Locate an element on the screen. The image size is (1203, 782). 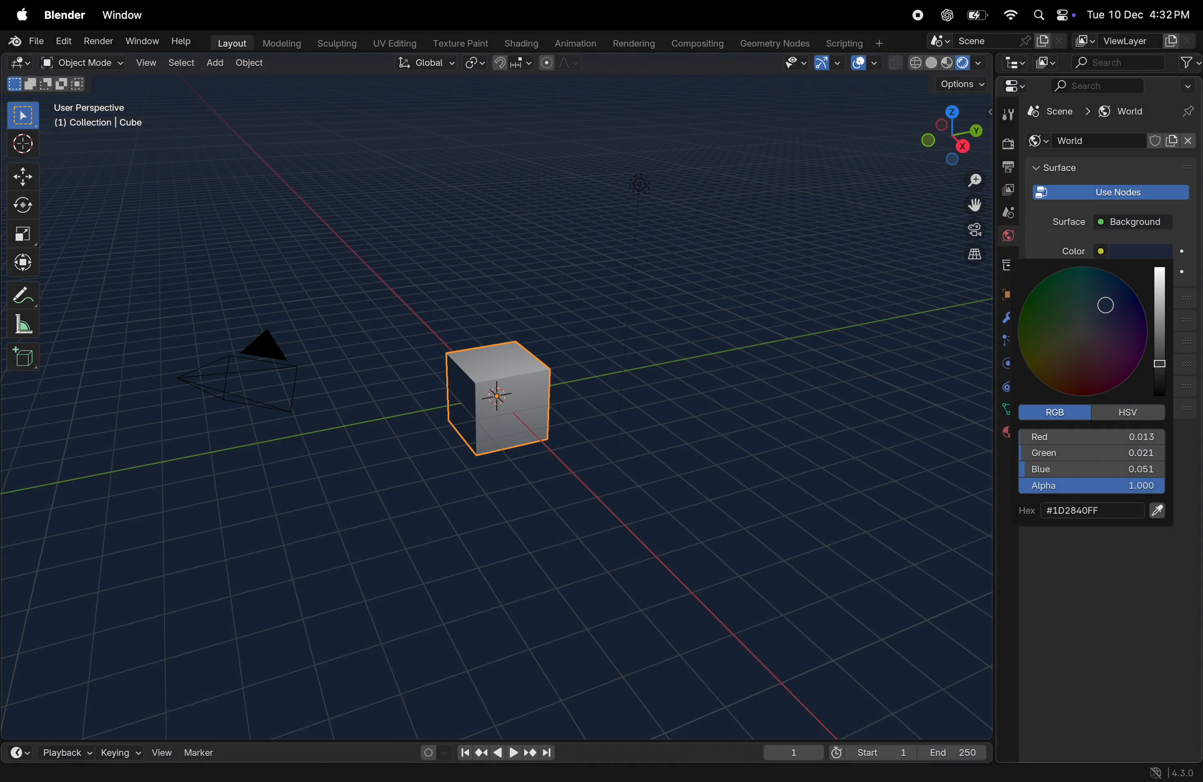
battery is located at coordinates (976, 16).